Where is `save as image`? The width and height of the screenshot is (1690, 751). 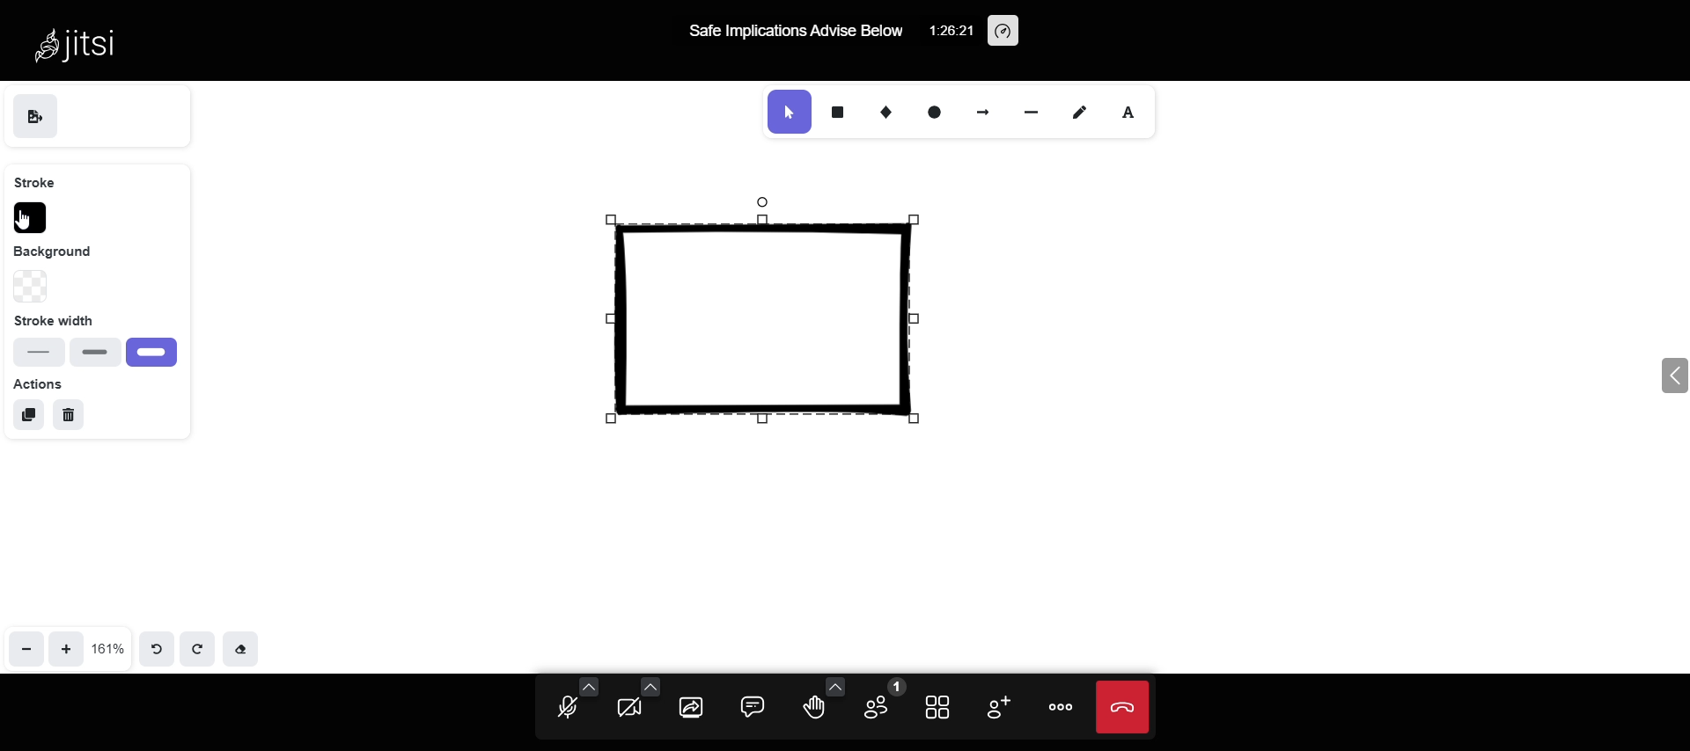 save as image is located at coordinates (33, 115).